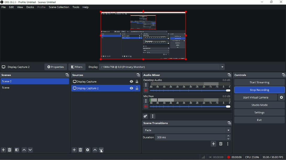  What do you see at coordinates (106, 75) in the screenshot?
I see `Sources` at bounding box center [106, 75].